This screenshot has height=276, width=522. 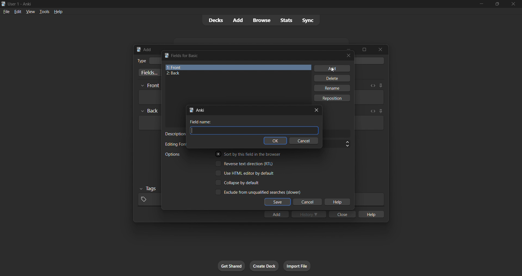 I want to click on sync, so click(x=308, y=20).